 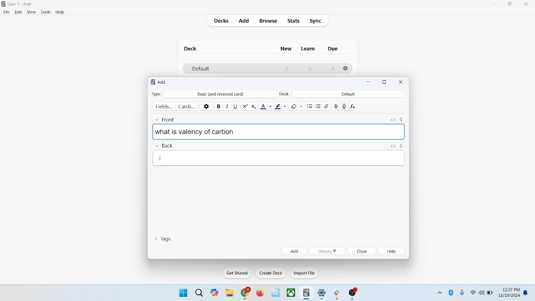 I want to click on close, so click(x=401, y=82).